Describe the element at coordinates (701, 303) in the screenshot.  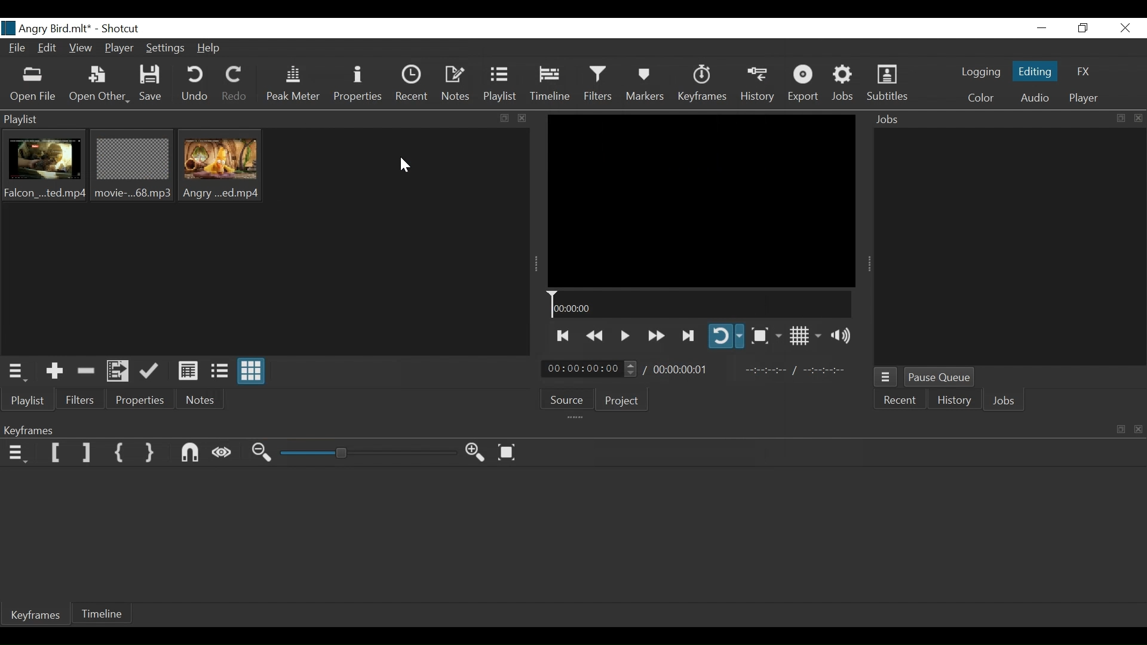
I see `Timeline` at that location.